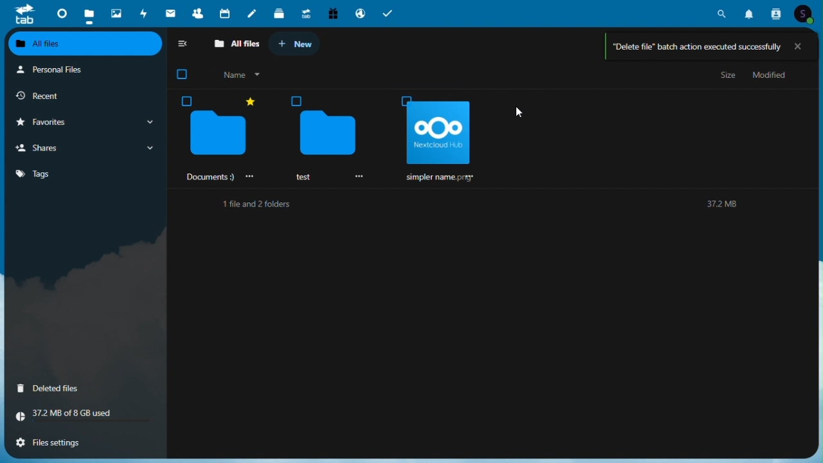  I want to click on test, so click(326, 138).